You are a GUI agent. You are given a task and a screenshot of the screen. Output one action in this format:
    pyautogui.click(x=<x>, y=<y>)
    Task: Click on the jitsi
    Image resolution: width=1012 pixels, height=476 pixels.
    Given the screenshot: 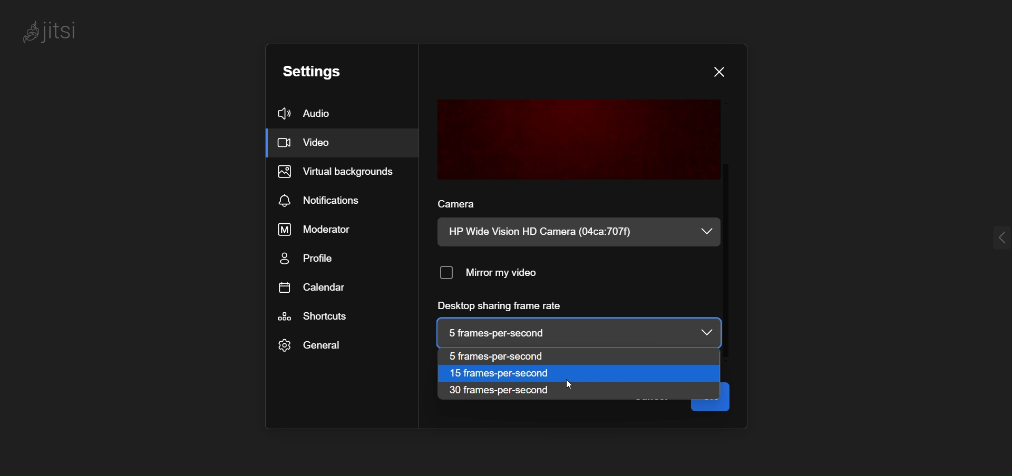 What is the action you would take?
    pyautogui.click(x=57, y=33)
    